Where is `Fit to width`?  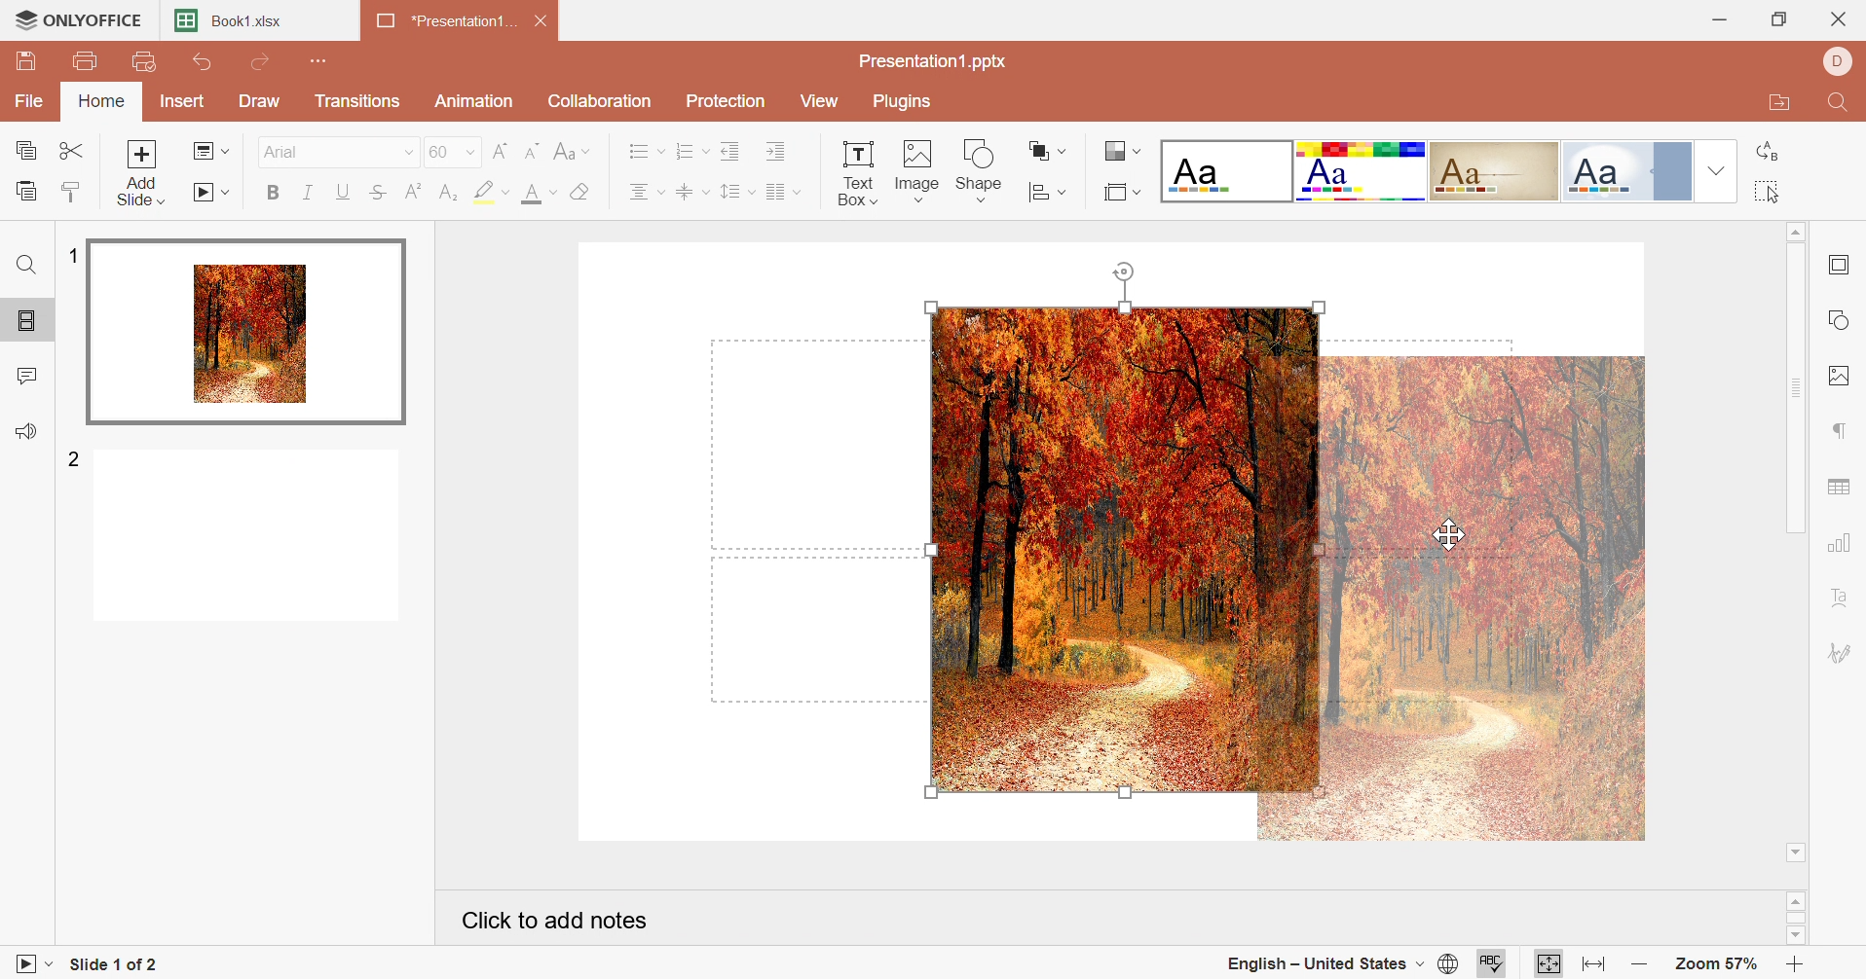 Fit to width is located at coordinates (1593, 964).